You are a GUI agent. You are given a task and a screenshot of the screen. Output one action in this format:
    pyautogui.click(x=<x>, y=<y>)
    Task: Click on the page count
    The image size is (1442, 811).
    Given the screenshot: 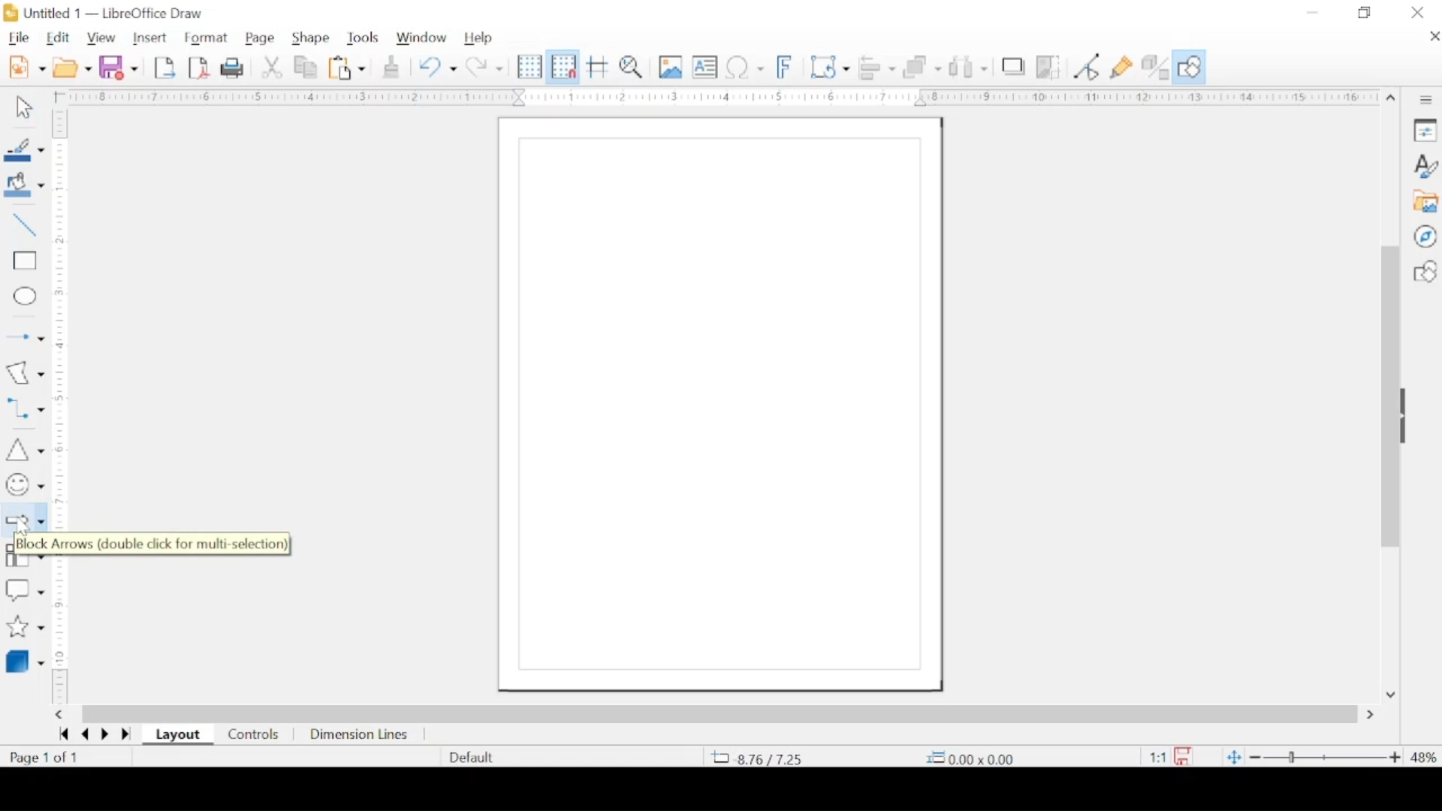 What is the action you would take?
    pyautogui.click(x=46, y=758)
    